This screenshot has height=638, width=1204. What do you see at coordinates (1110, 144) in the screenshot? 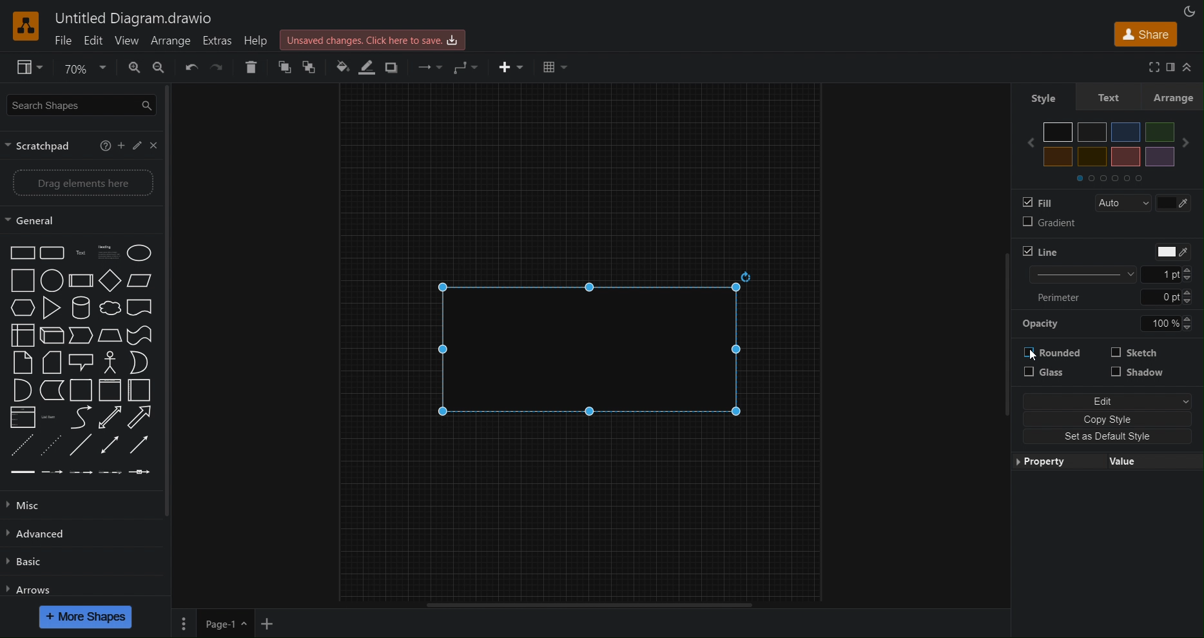
I see `Color` at bounding box center [1110, 144].